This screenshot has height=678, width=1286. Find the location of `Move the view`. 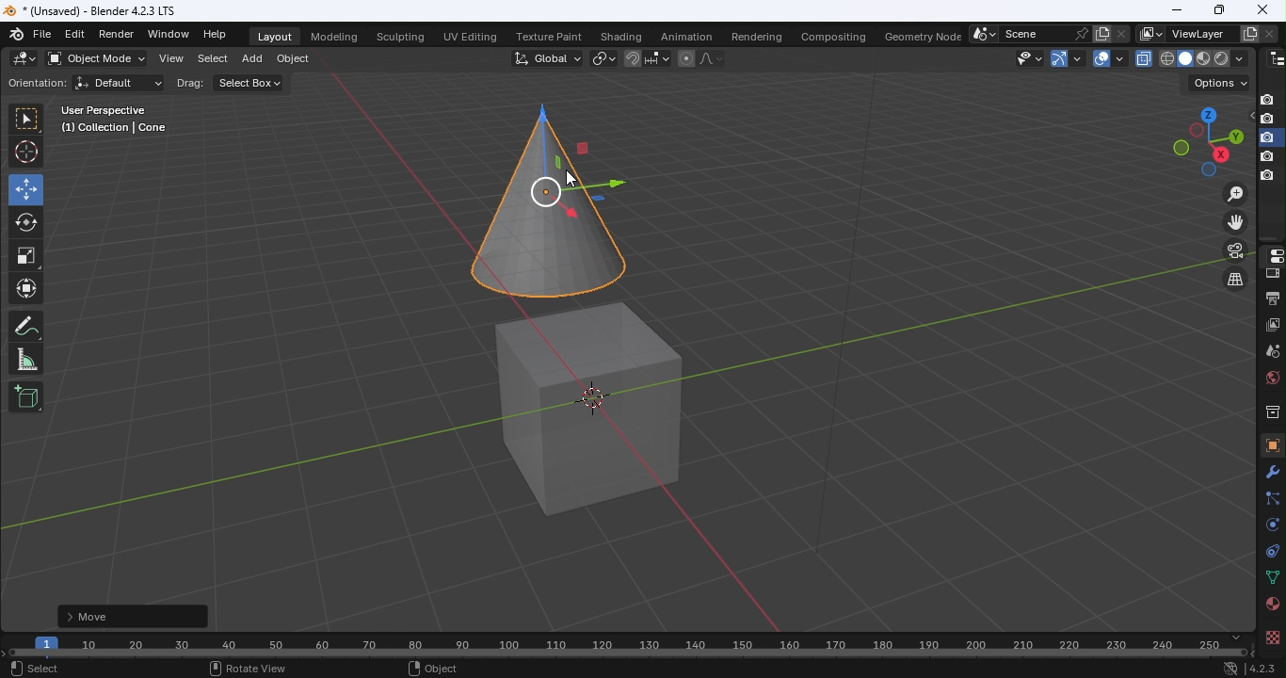

Move the view is located at coordinates (1236, 222).